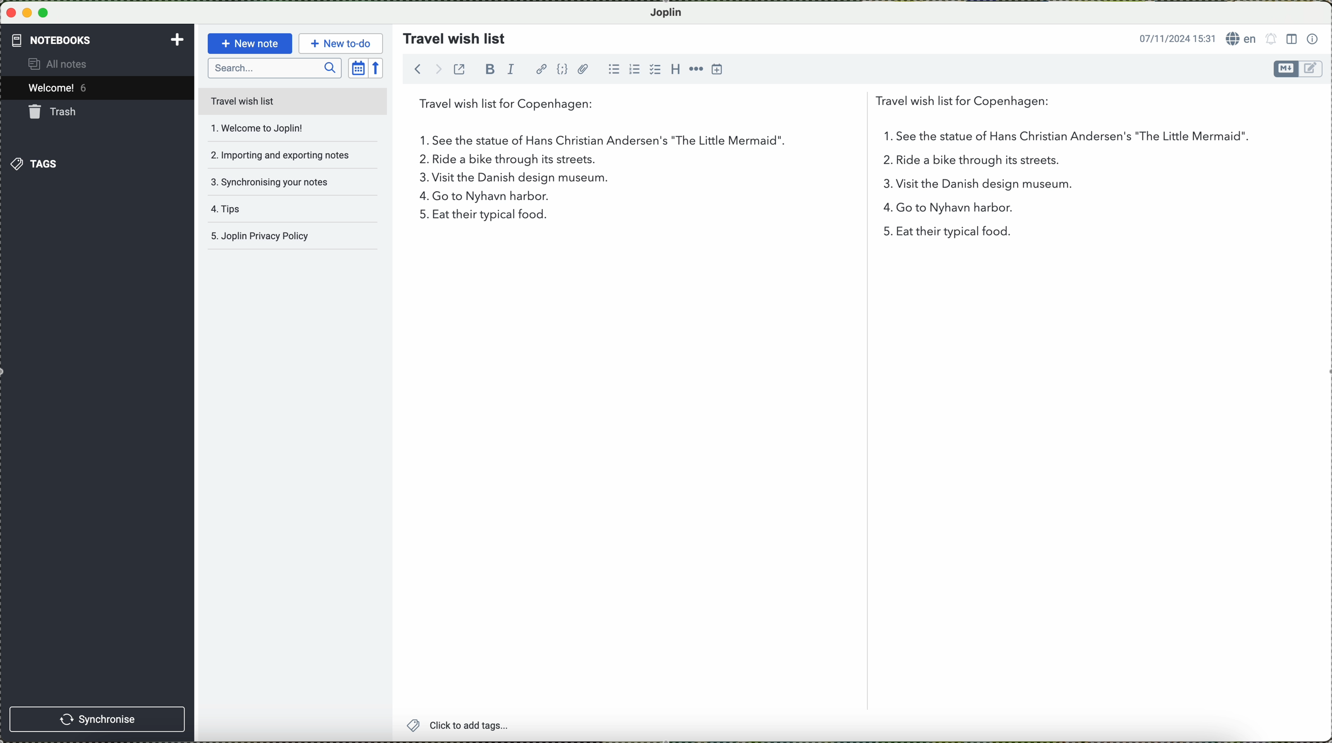 This screenshot has width=1332, height=743. What do you see at coordinates (1242, 39) in the screenshot?
I see `language` at bounding box center [1242, 39].